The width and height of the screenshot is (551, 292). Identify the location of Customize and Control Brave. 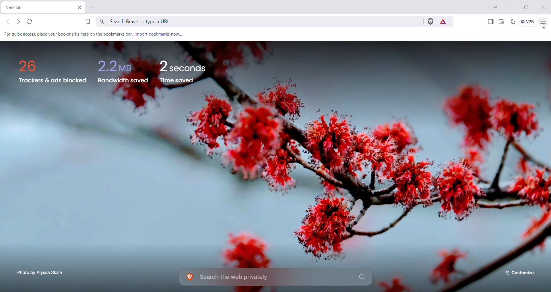
(544, 22).